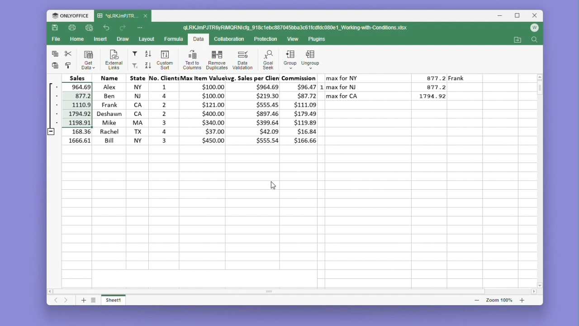 The height and width of the screenshot is (326, 579). I want to click on custom sort, so click(164, 60).